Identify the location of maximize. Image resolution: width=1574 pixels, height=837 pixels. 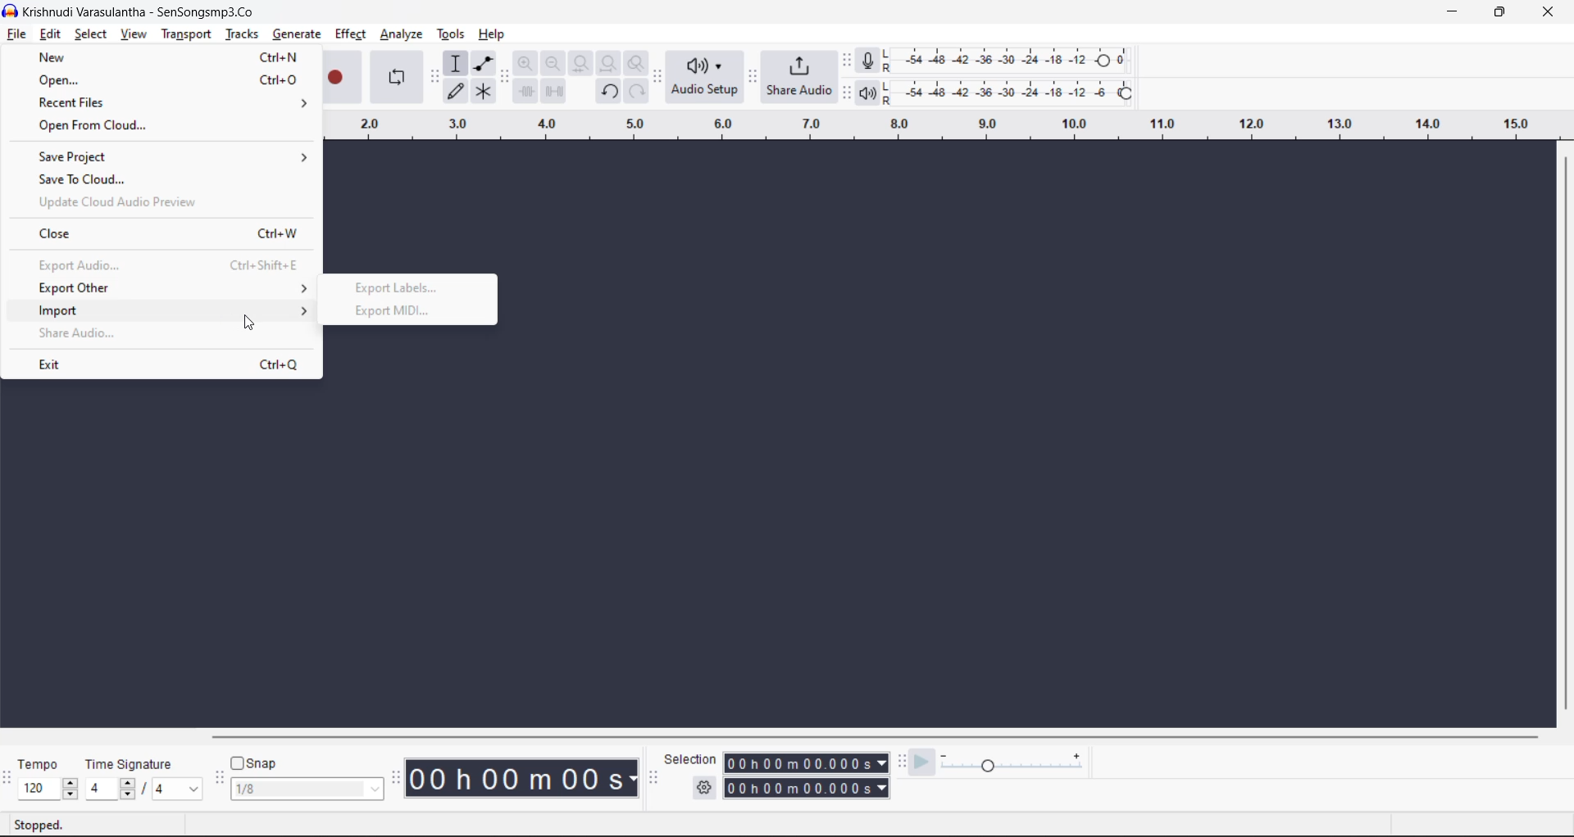
(1495, 12).